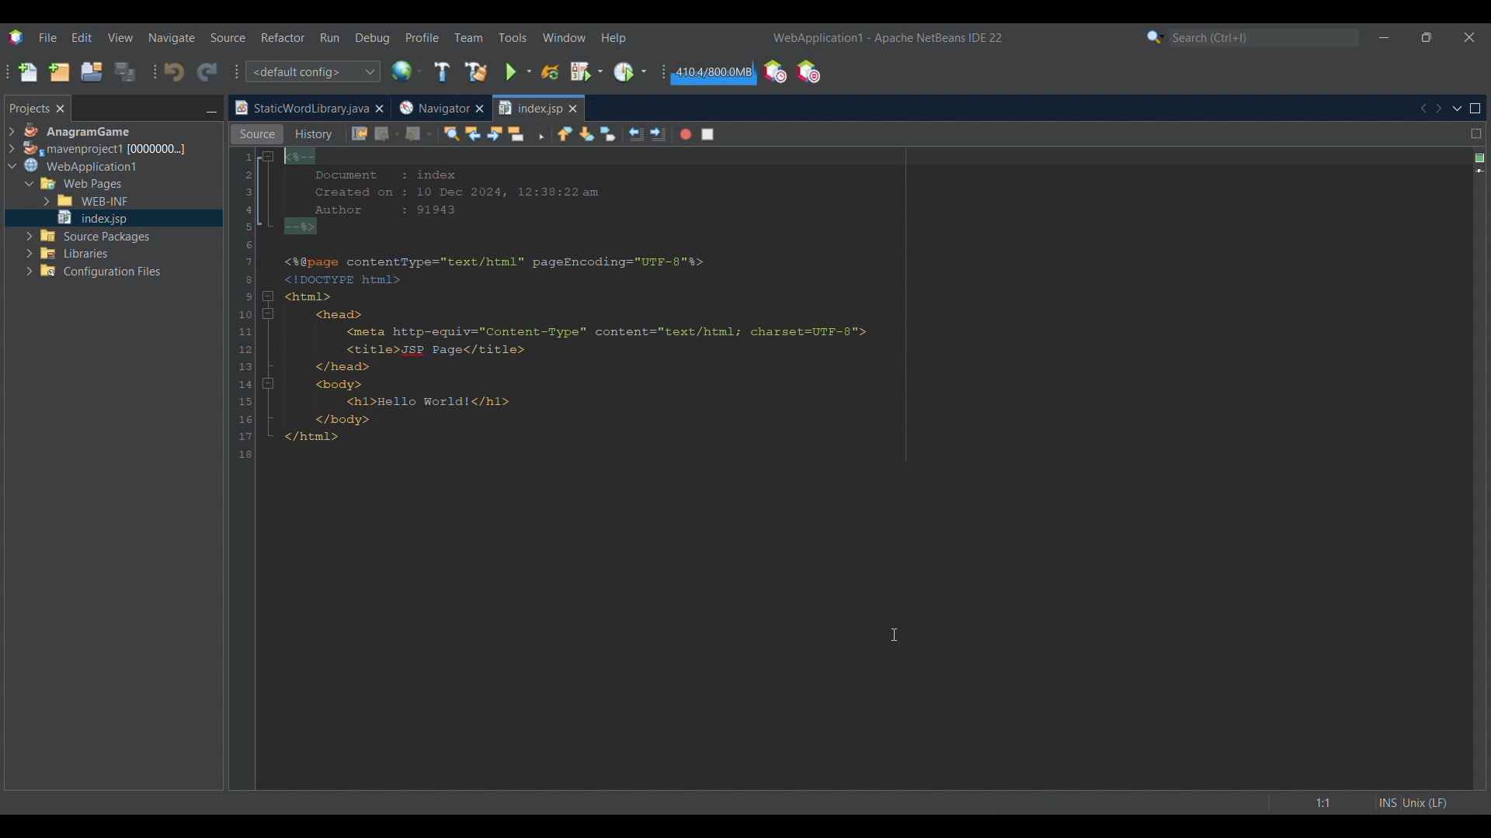  Describe the element at coordinates (440, 108) in the screenshot. I see `Other tab` at that location.